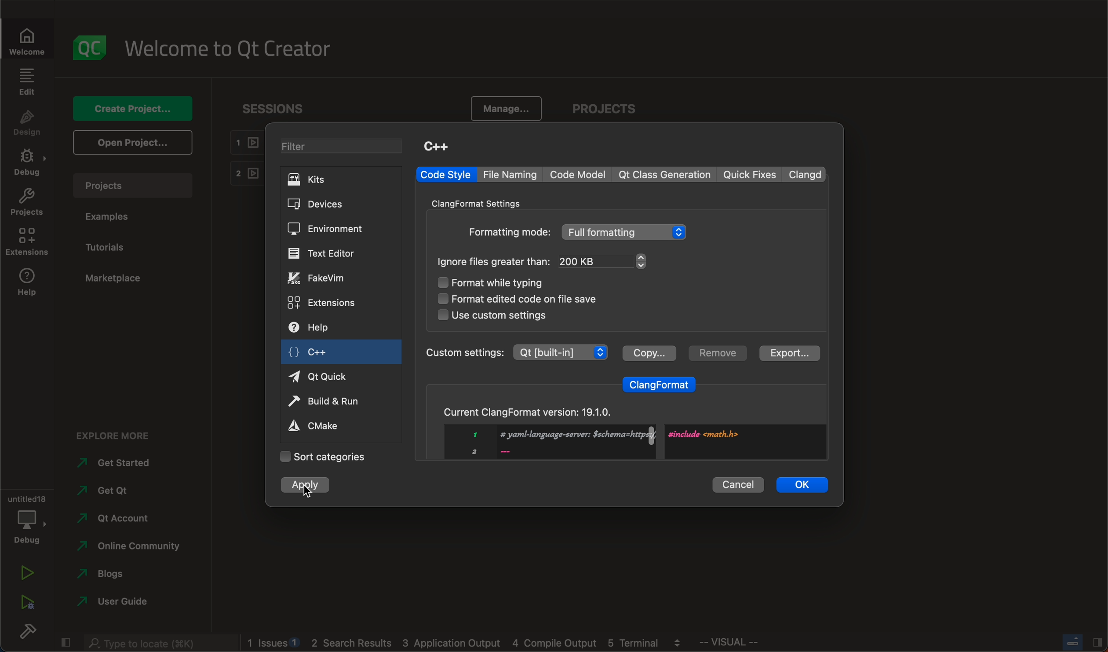 The width and height of the screenshot is (1108, 652). What do you see at coordinates (328, 403) in the screenshot?
I see `build and run` at bounding box center [328, 403].